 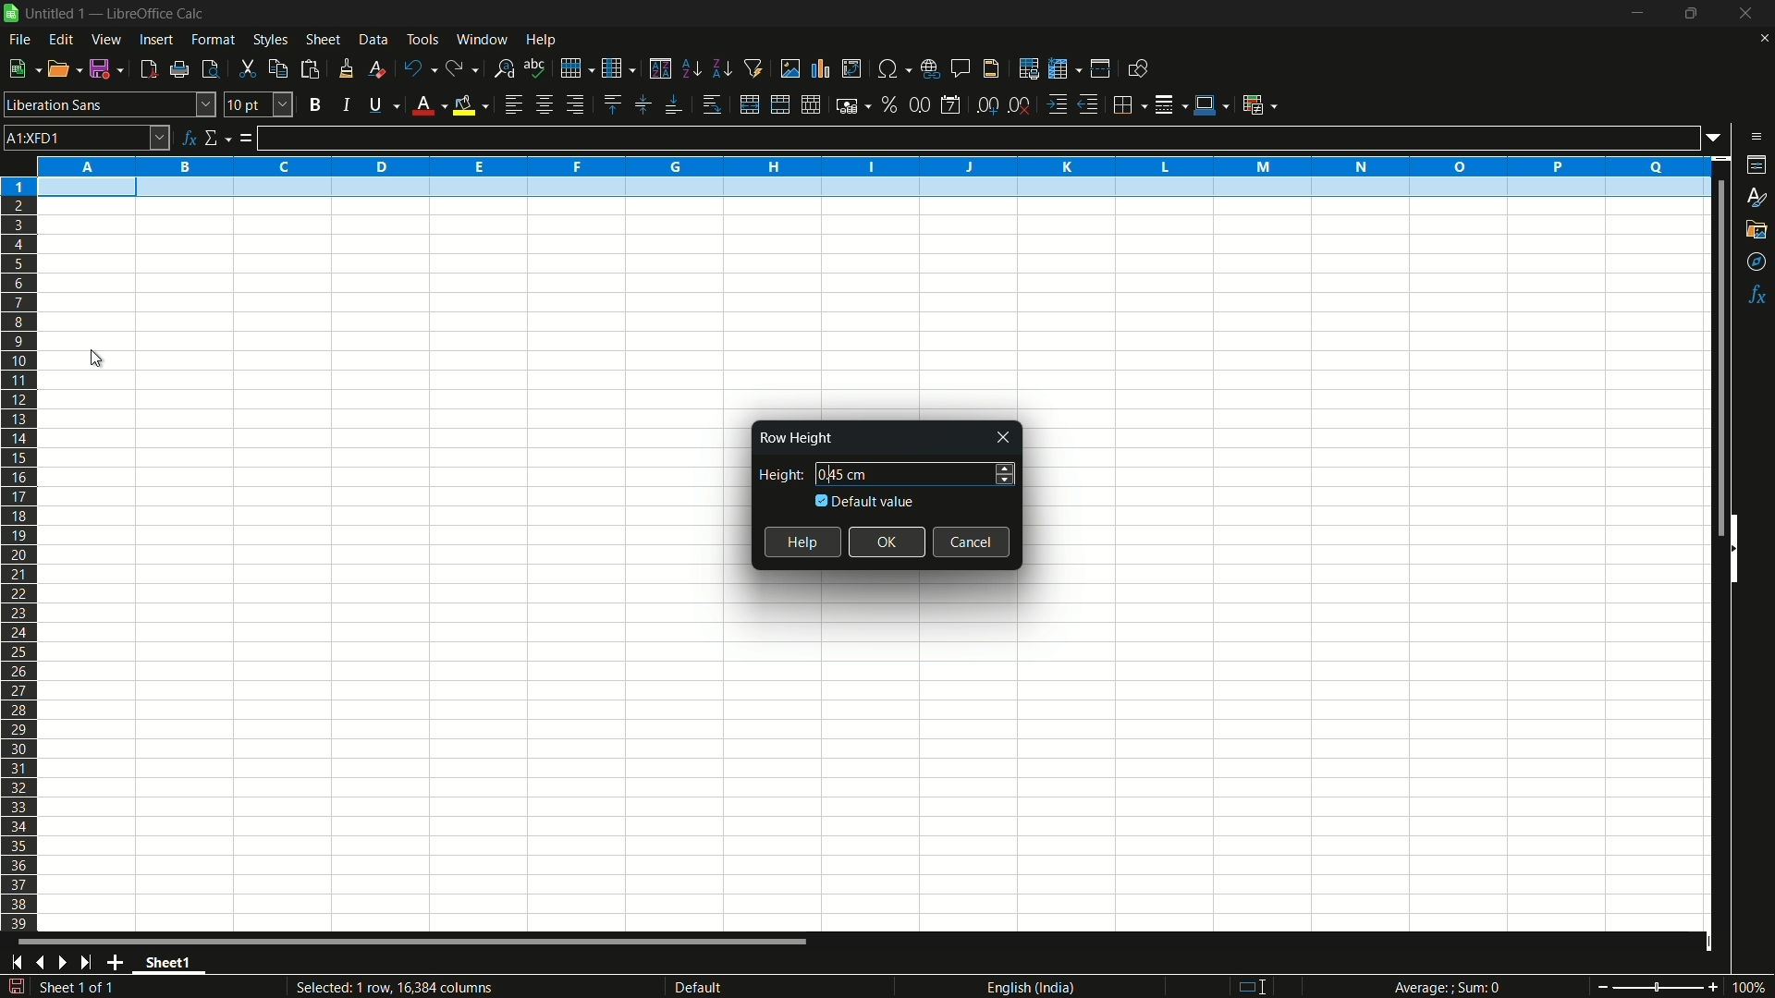 I want to click on insert special characters, so click(x=893, y=67).